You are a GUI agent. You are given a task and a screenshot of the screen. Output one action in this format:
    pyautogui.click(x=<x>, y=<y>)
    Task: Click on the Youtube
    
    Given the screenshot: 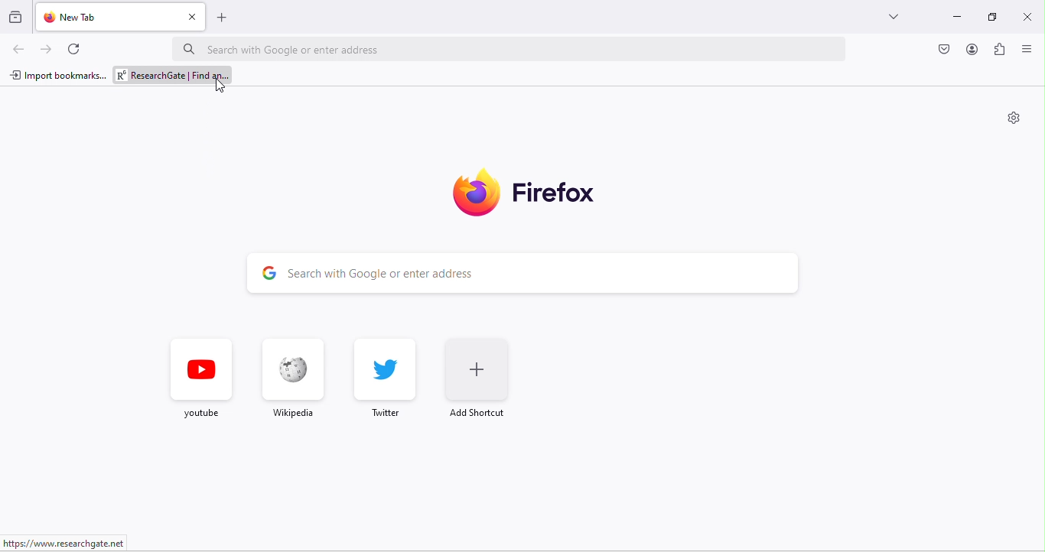 What is the action you would take?
    pyautogui.click(x=201, y=379)
    